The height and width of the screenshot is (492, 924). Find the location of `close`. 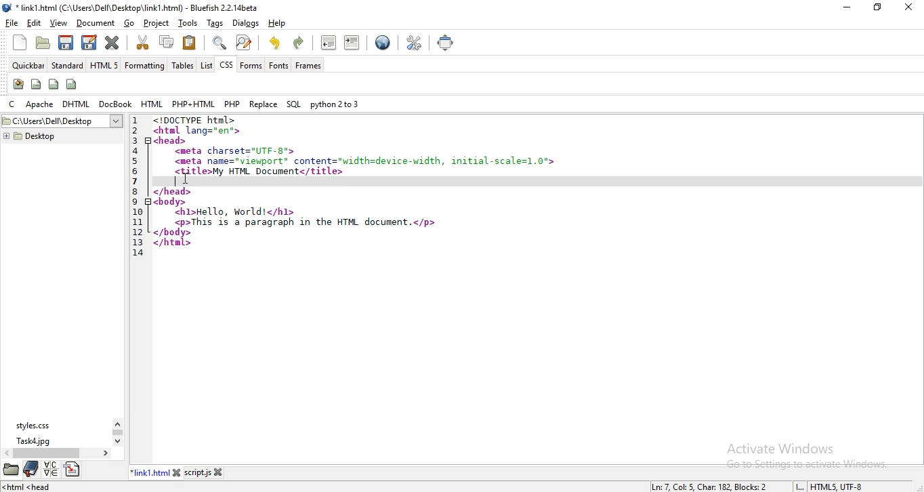

close is located at coordinates (219, 472).